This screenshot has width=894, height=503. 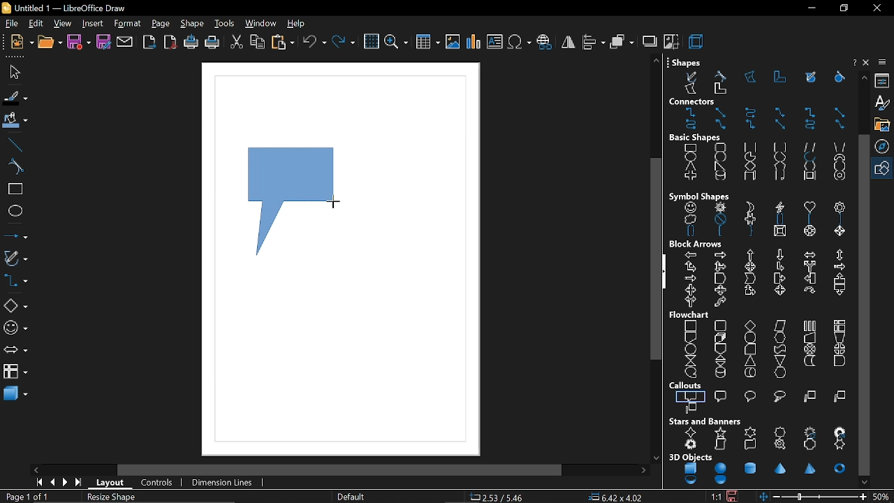 I want to click on fit to window, so click(x=765, y=497).